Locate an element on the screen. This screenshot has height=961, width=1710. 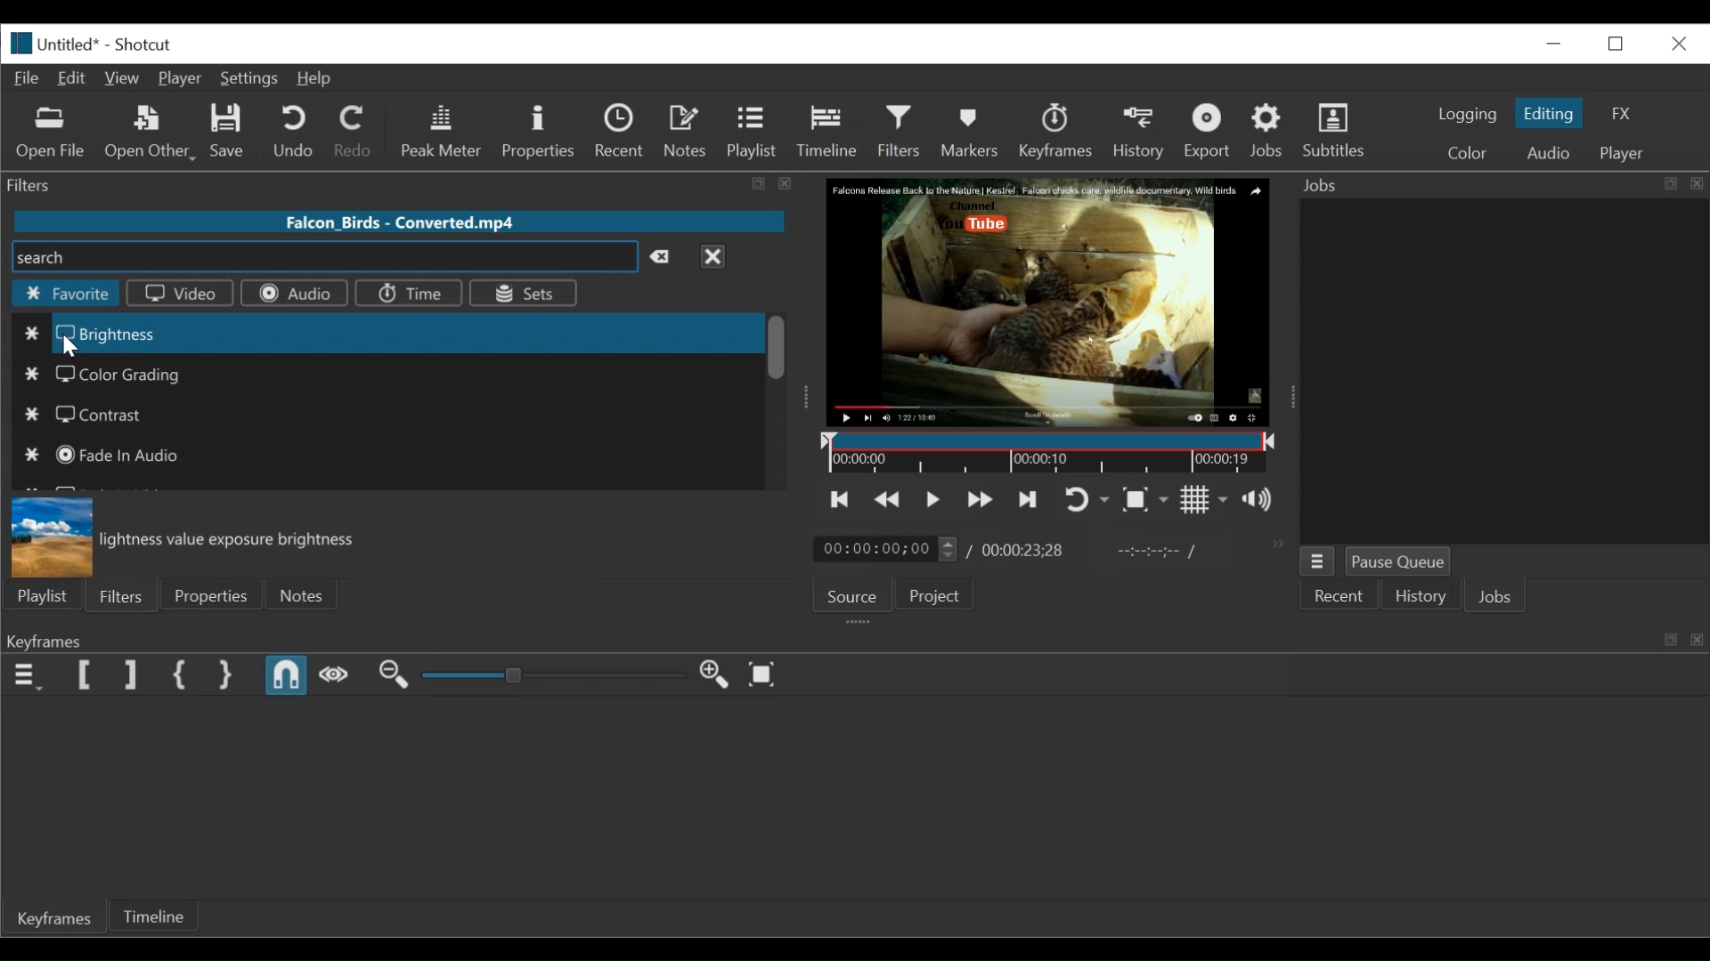
Properties is located at coordinates (215, 595).